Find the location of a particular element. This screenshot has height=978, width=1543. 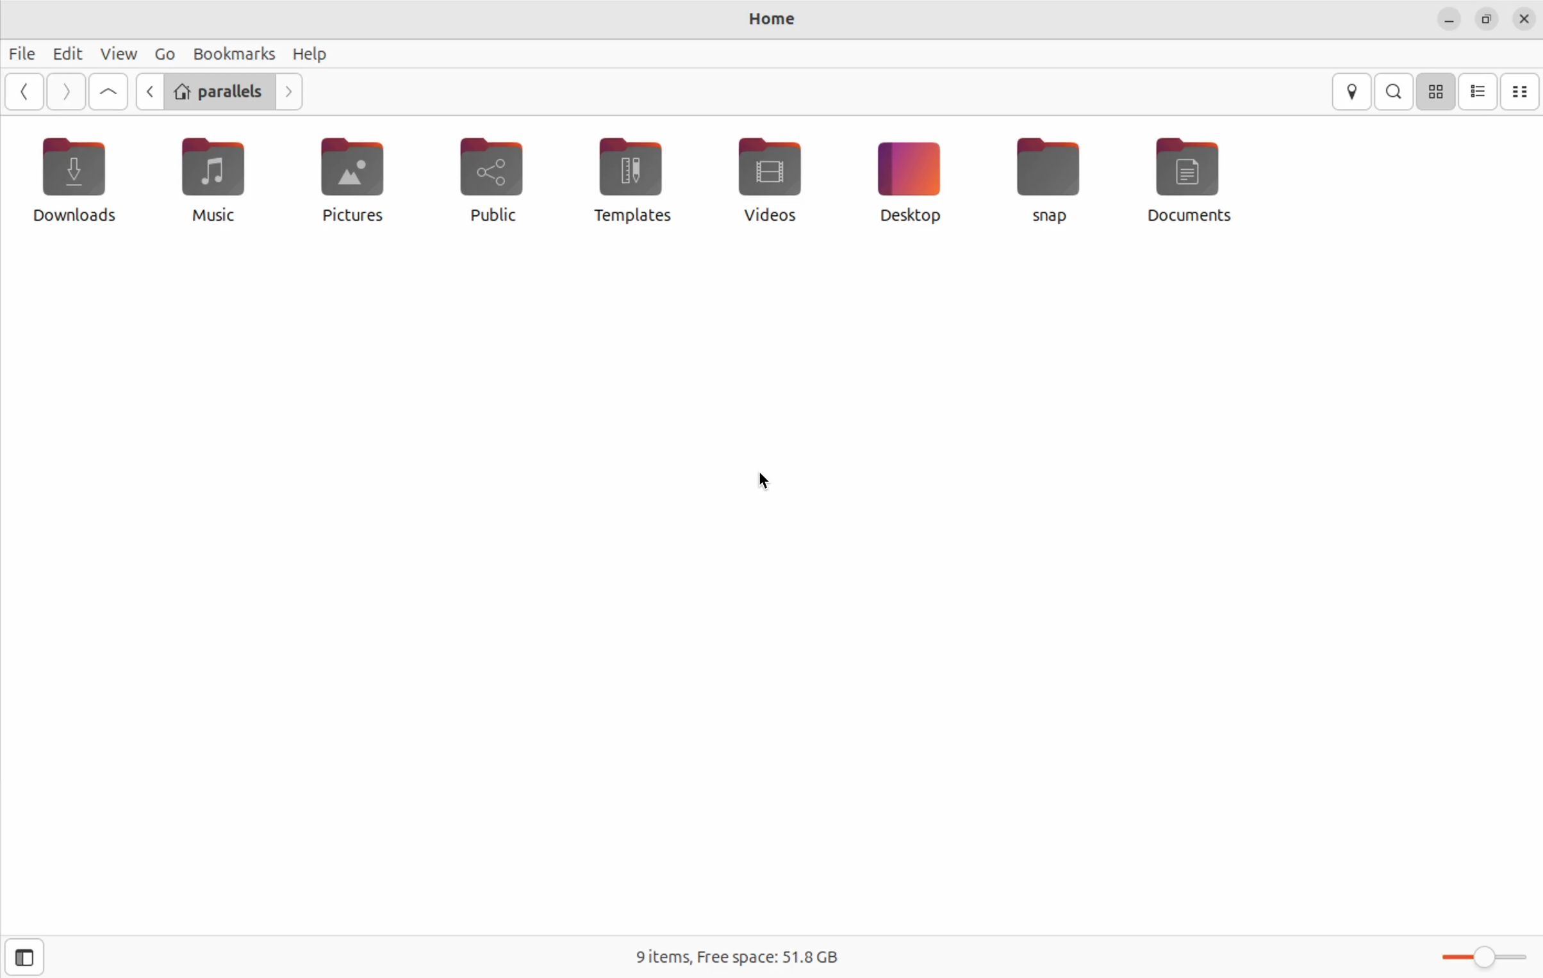

parallels is located at coordinates (217, 91).